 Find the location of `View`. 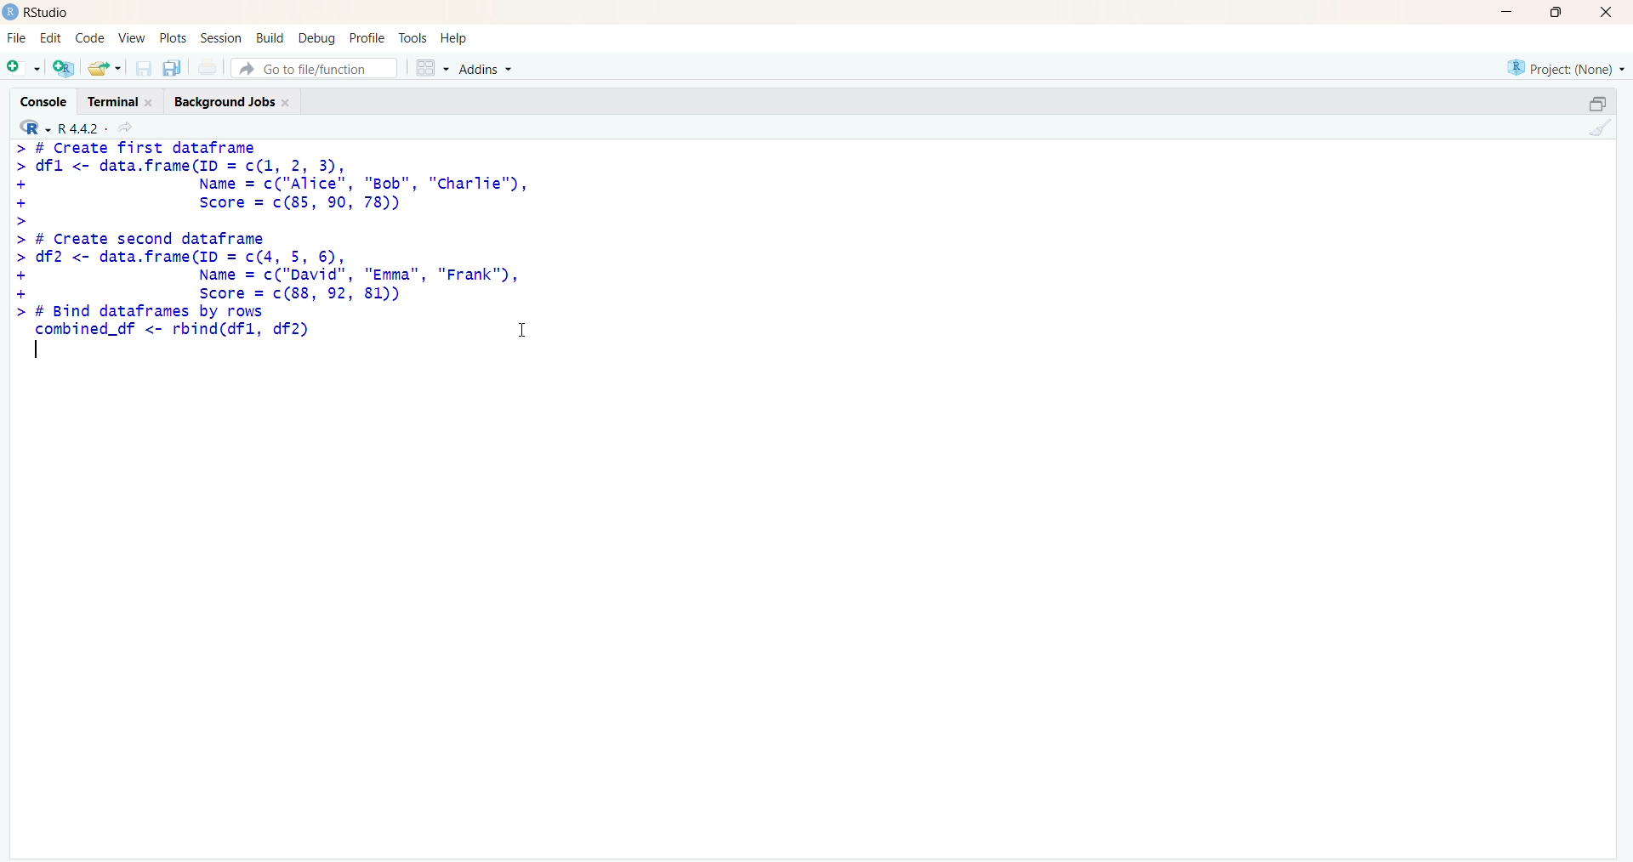

View is located at coordinates (128, 37).